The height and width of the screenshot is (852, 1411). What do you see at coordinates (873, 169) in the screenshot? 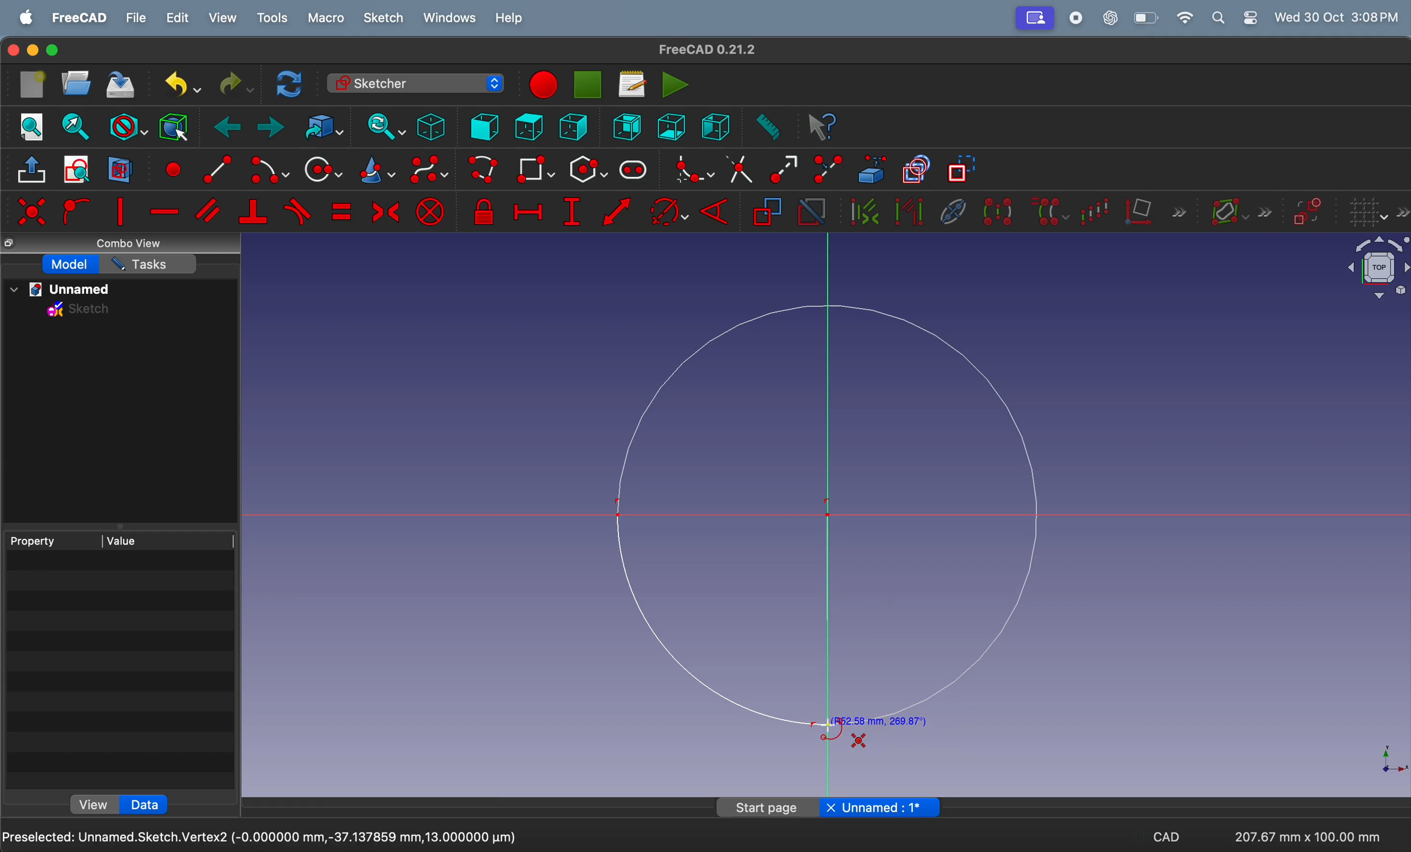
I see `create external geometry` at bounding box center [873, 169].